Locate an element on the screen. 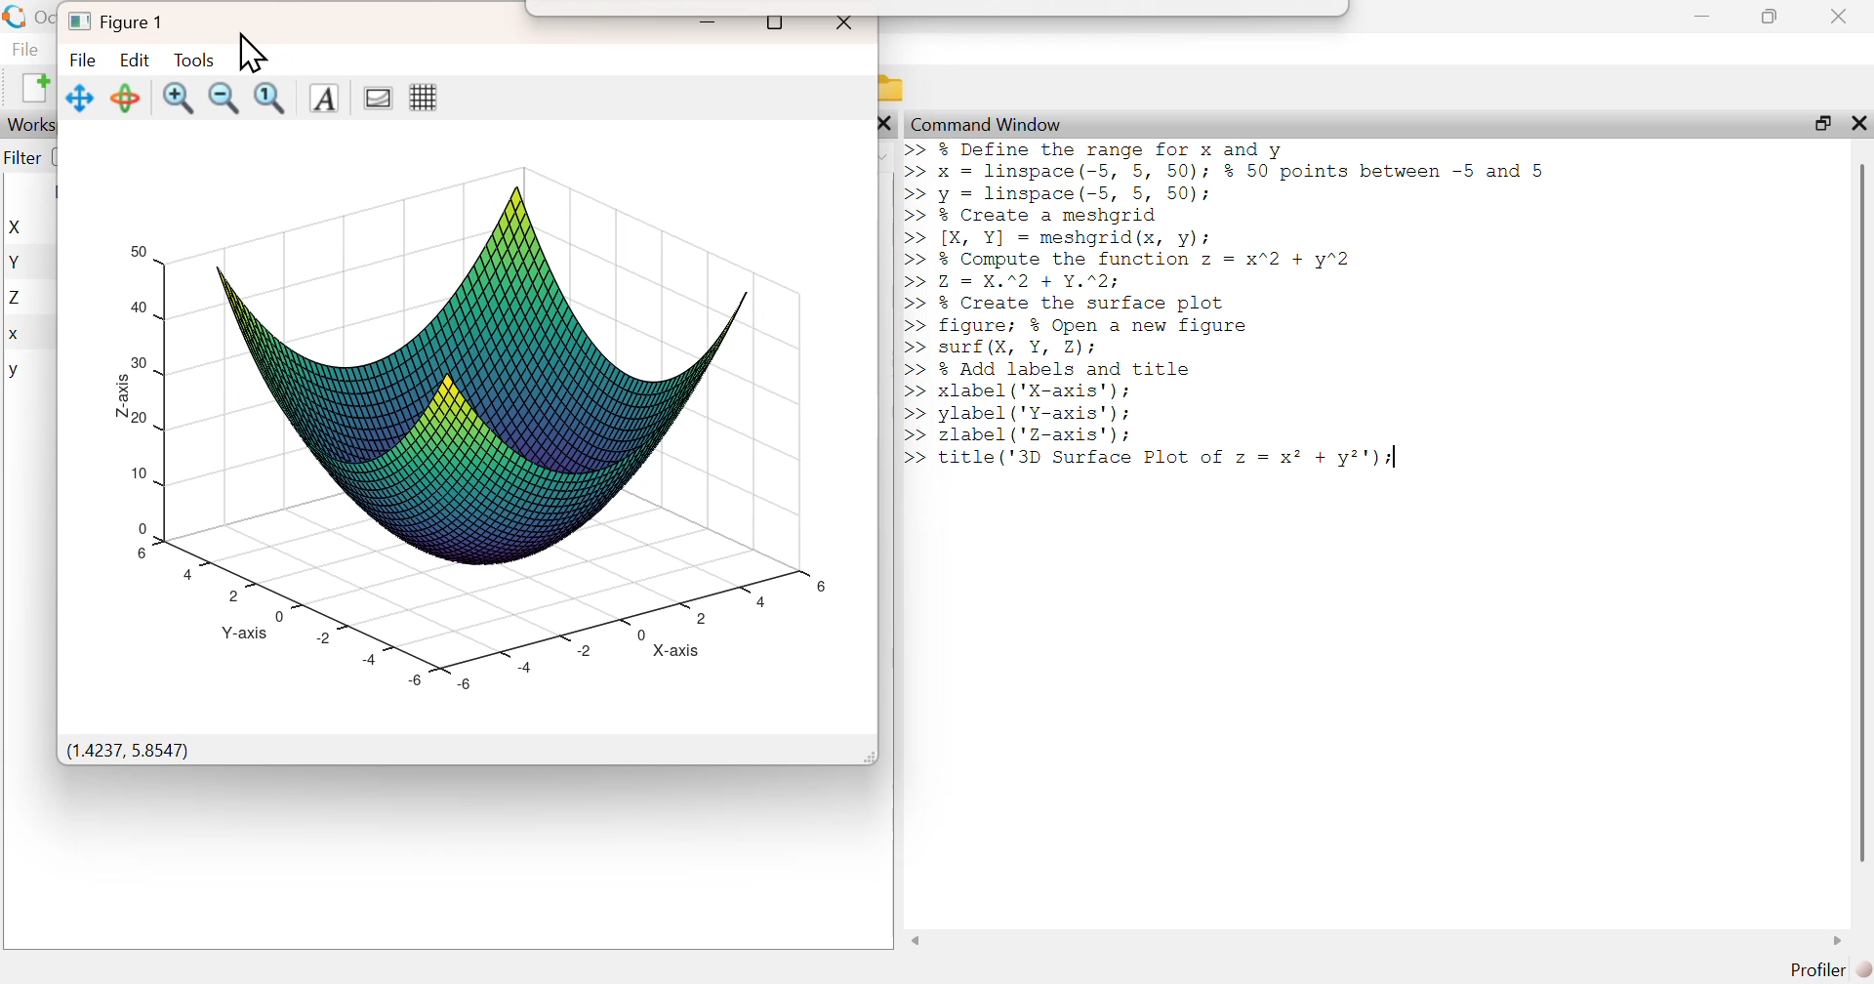 The image size is (1874, 984). Figure 1 is located at coordinates (121, 20).